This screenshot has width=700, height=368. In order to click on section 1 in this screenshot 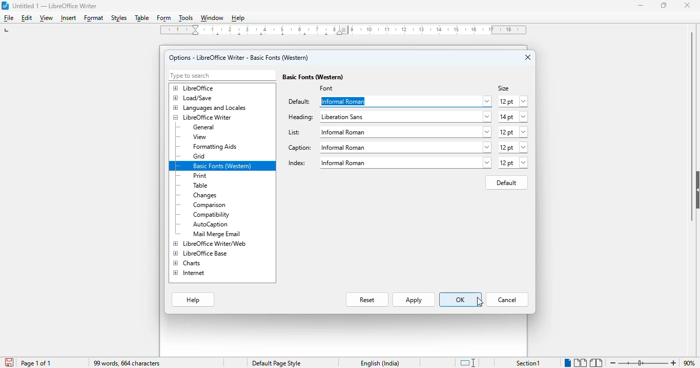, I will do `click(528, 363)`.